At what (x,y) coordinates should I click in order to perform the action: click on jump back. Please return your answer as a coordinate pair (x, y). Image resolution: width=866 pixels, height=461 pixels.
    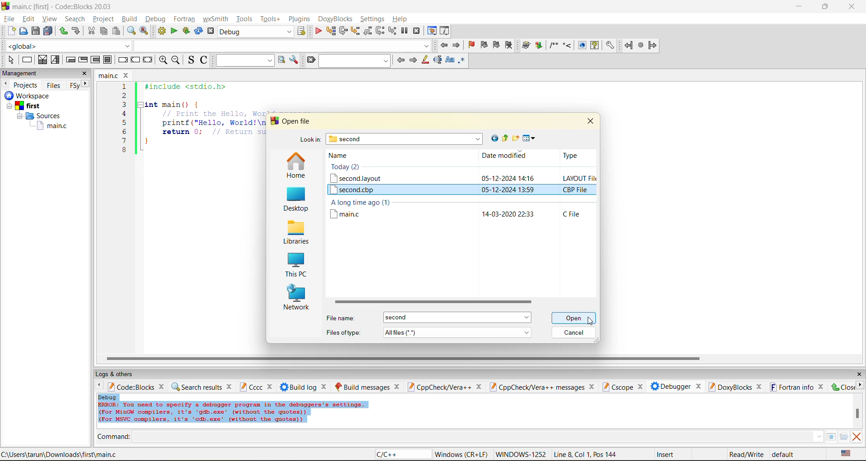
    Looking at the image, I should click on (443, 45).